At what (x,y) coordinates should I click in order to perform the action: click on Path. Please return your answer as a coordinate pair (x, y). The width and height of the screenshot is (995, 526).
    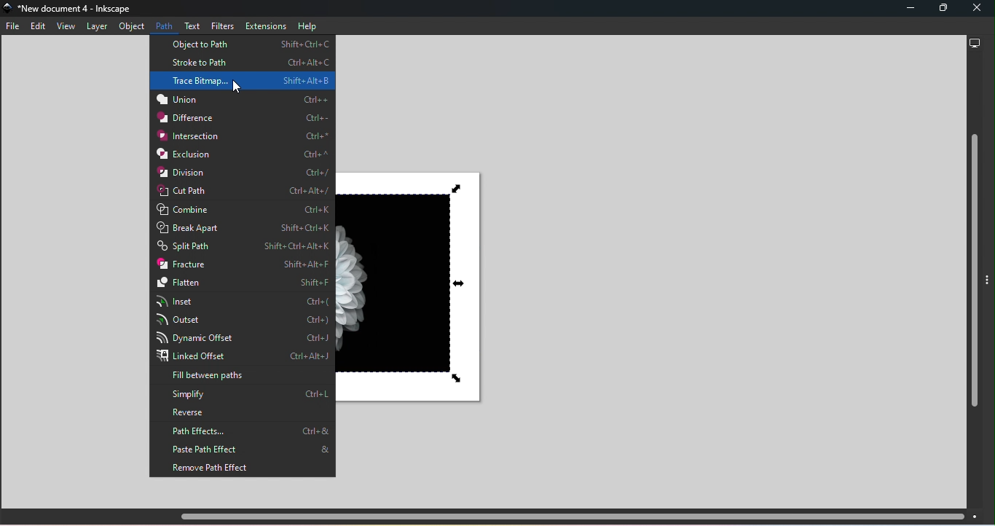
    Looking at the image, I should click on (164, 25).